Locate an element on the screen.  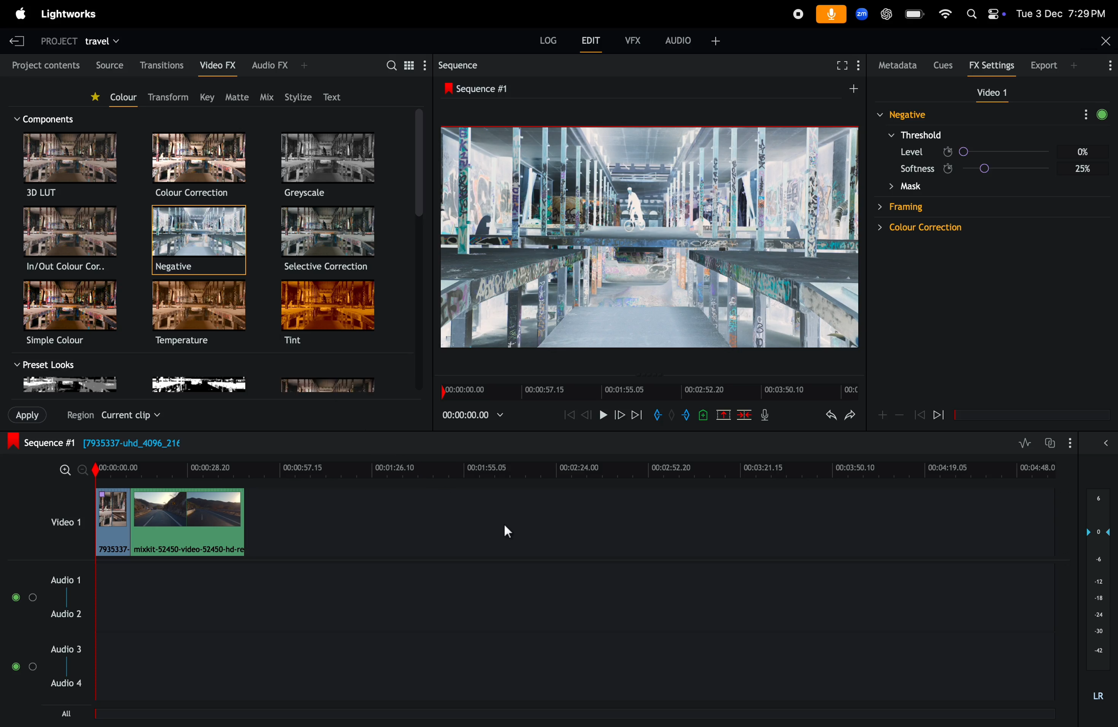
play back time is located at coordinates (471, 416).